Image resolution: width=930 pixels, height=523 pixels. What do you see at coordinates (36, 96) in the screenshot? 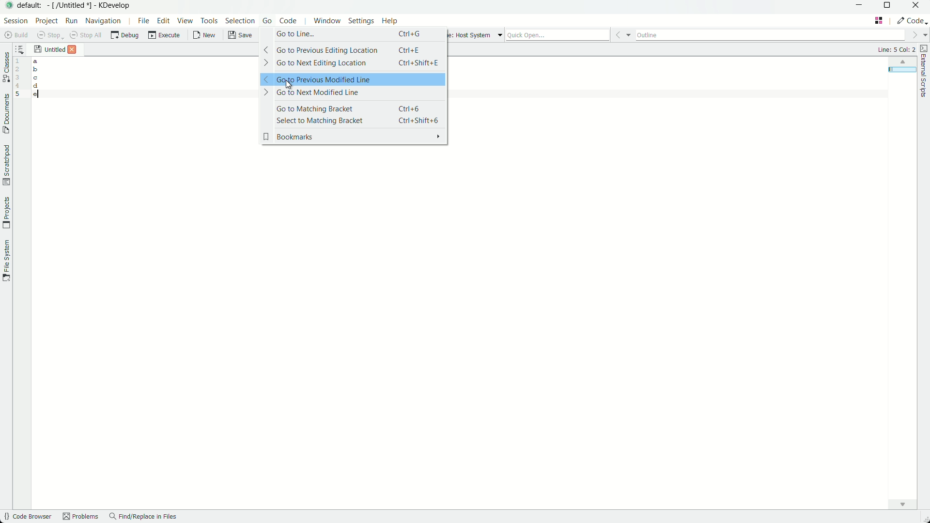
I see `e` at bounding box center [36, 96].